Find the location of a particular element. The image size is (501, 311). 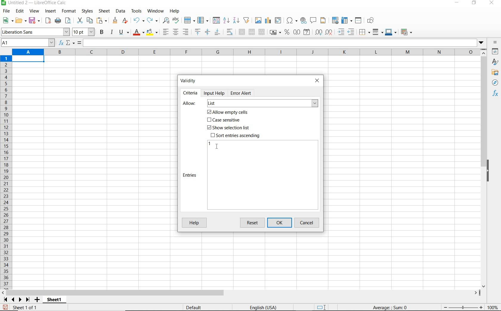

border style is located at coordinates (378, 32).